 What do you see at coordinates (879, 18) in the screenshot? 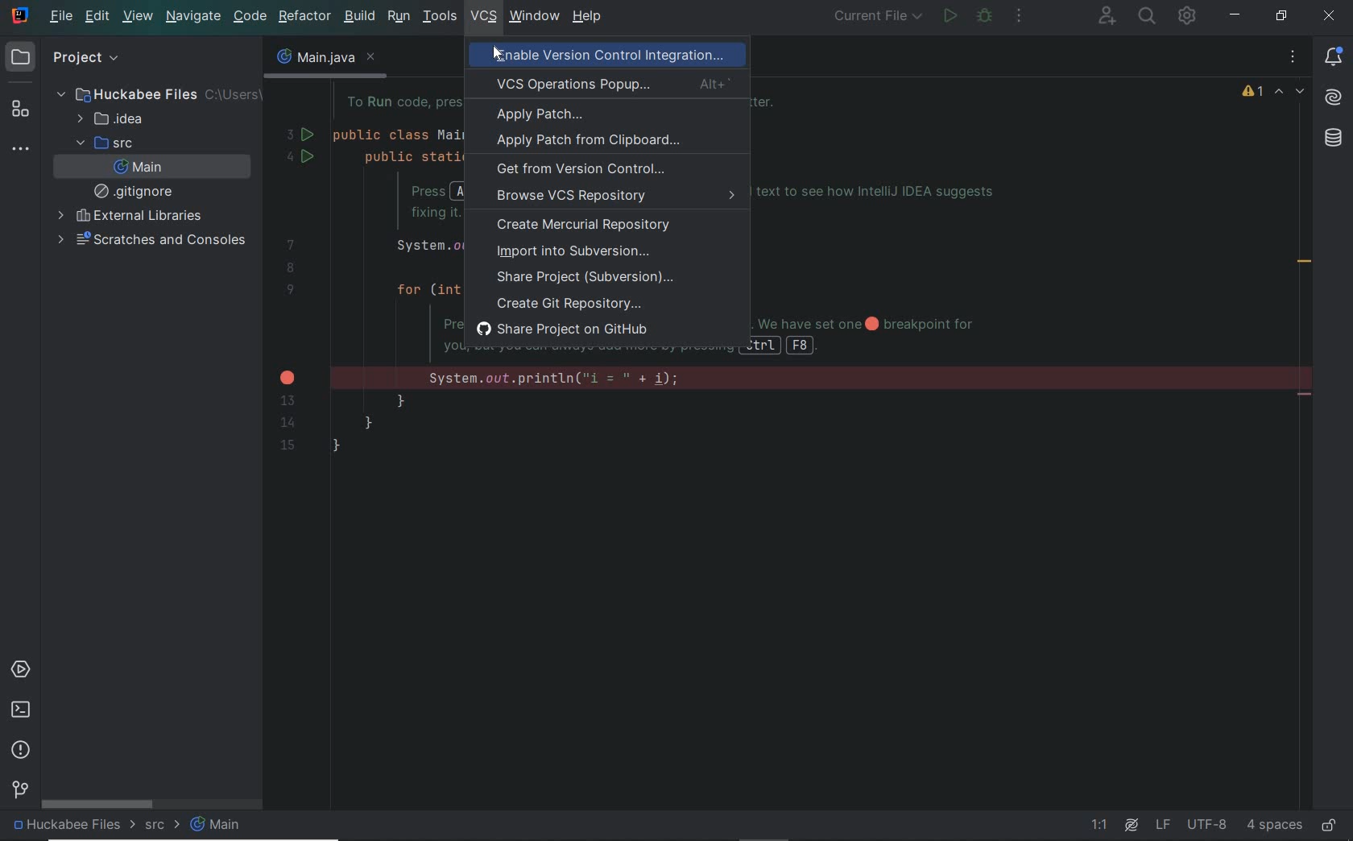
I see `run/debug configurations: current file` at bounding box center [879, 18].